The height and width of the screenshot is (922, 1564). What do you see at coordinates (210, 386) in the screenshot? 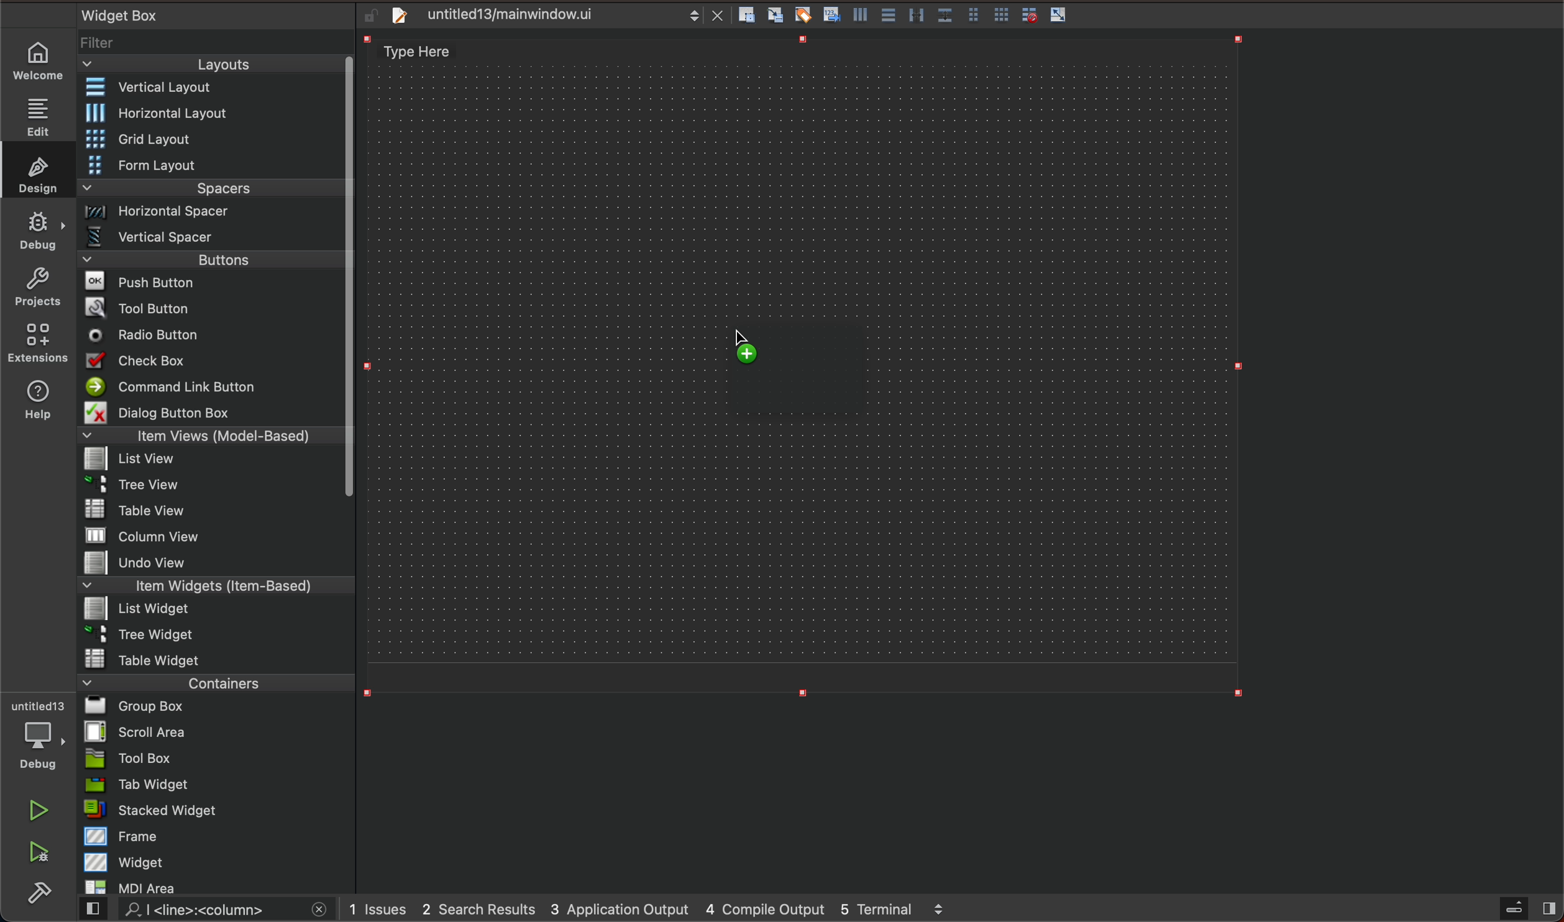
I see `command line button` at bounding box center [210, 386].